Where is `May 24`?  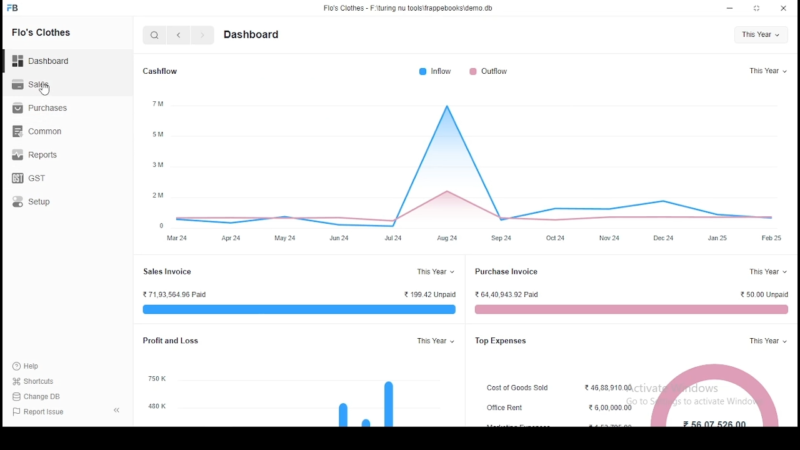 May 24 is located at coordinates (286, 238).